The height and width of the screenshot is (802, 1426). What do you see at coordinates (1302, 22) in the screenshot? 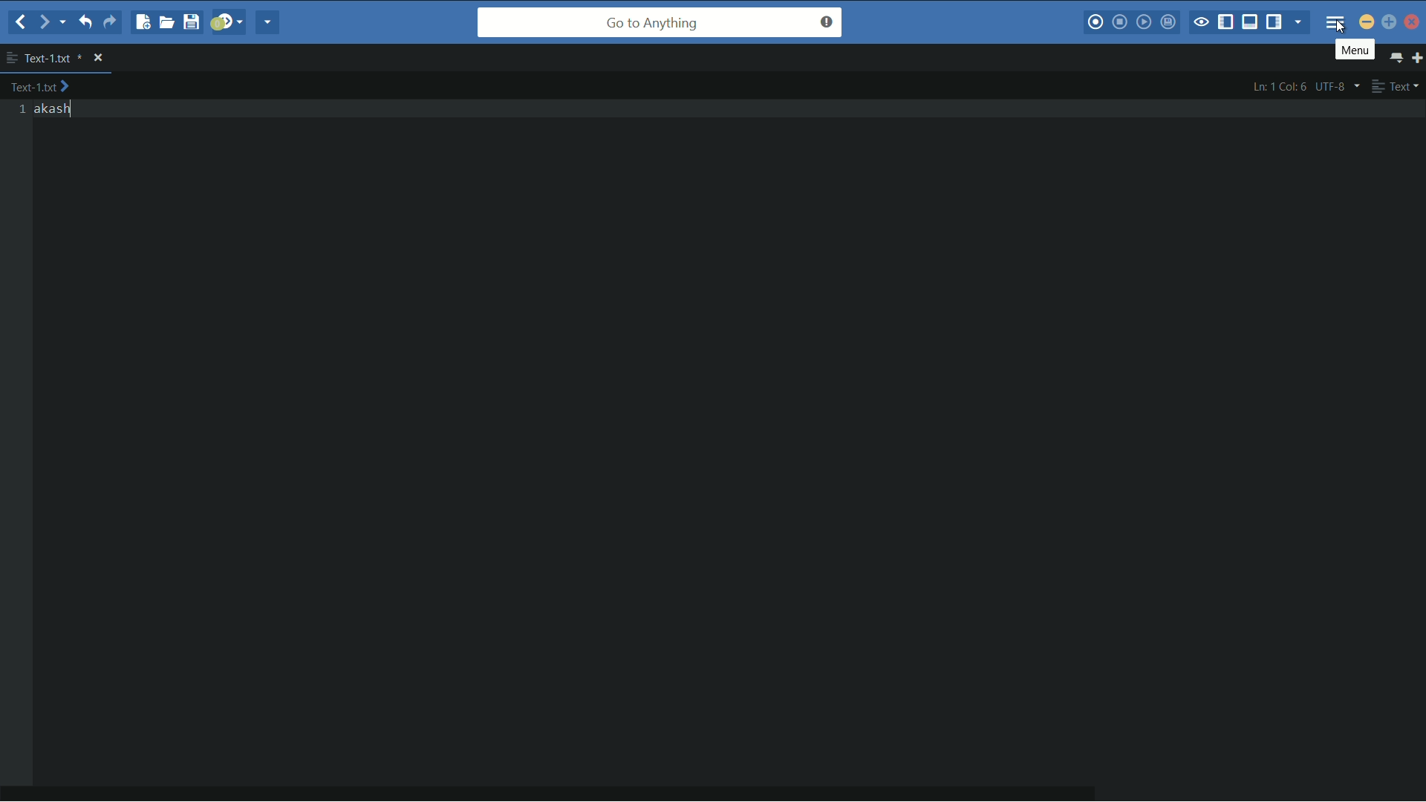
I see `show specific sidebar/tab` at bounding box center [1302, 22].